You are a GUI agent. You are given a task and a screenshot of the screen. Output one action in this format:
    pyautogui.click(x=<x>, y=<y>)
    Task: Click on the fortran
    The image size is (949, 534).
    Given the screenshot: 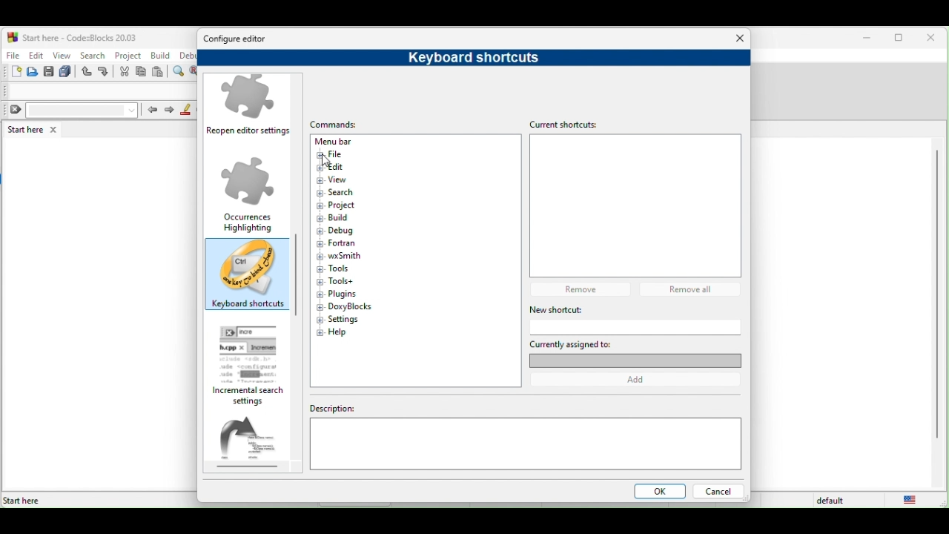 What is the action you would take?
    pyautogui.click(x=338, y=243)
    